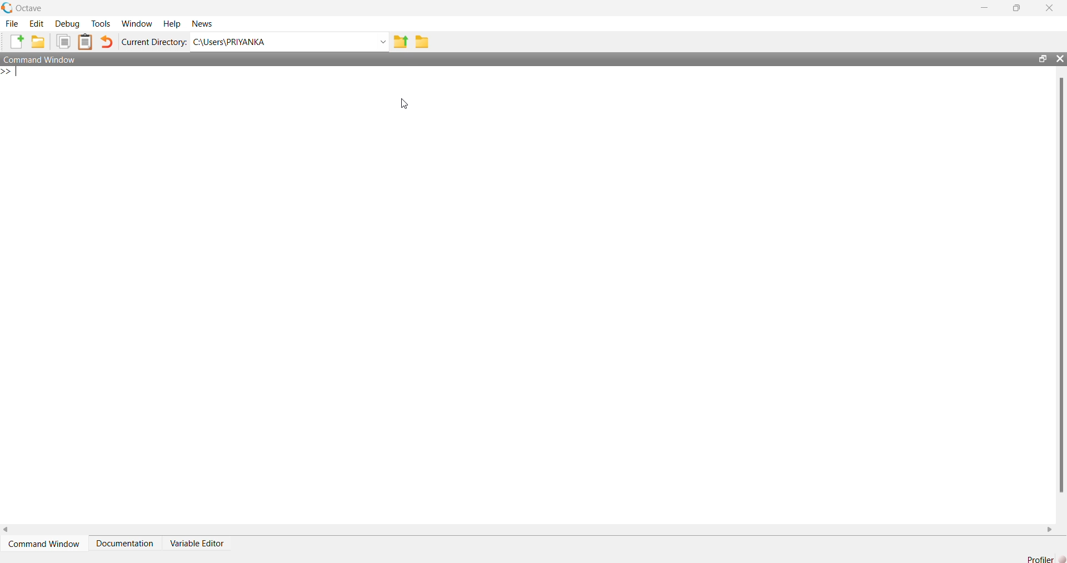  Describe the element at coordinates (202, 23) in the screenshot. I see `News` at that location.